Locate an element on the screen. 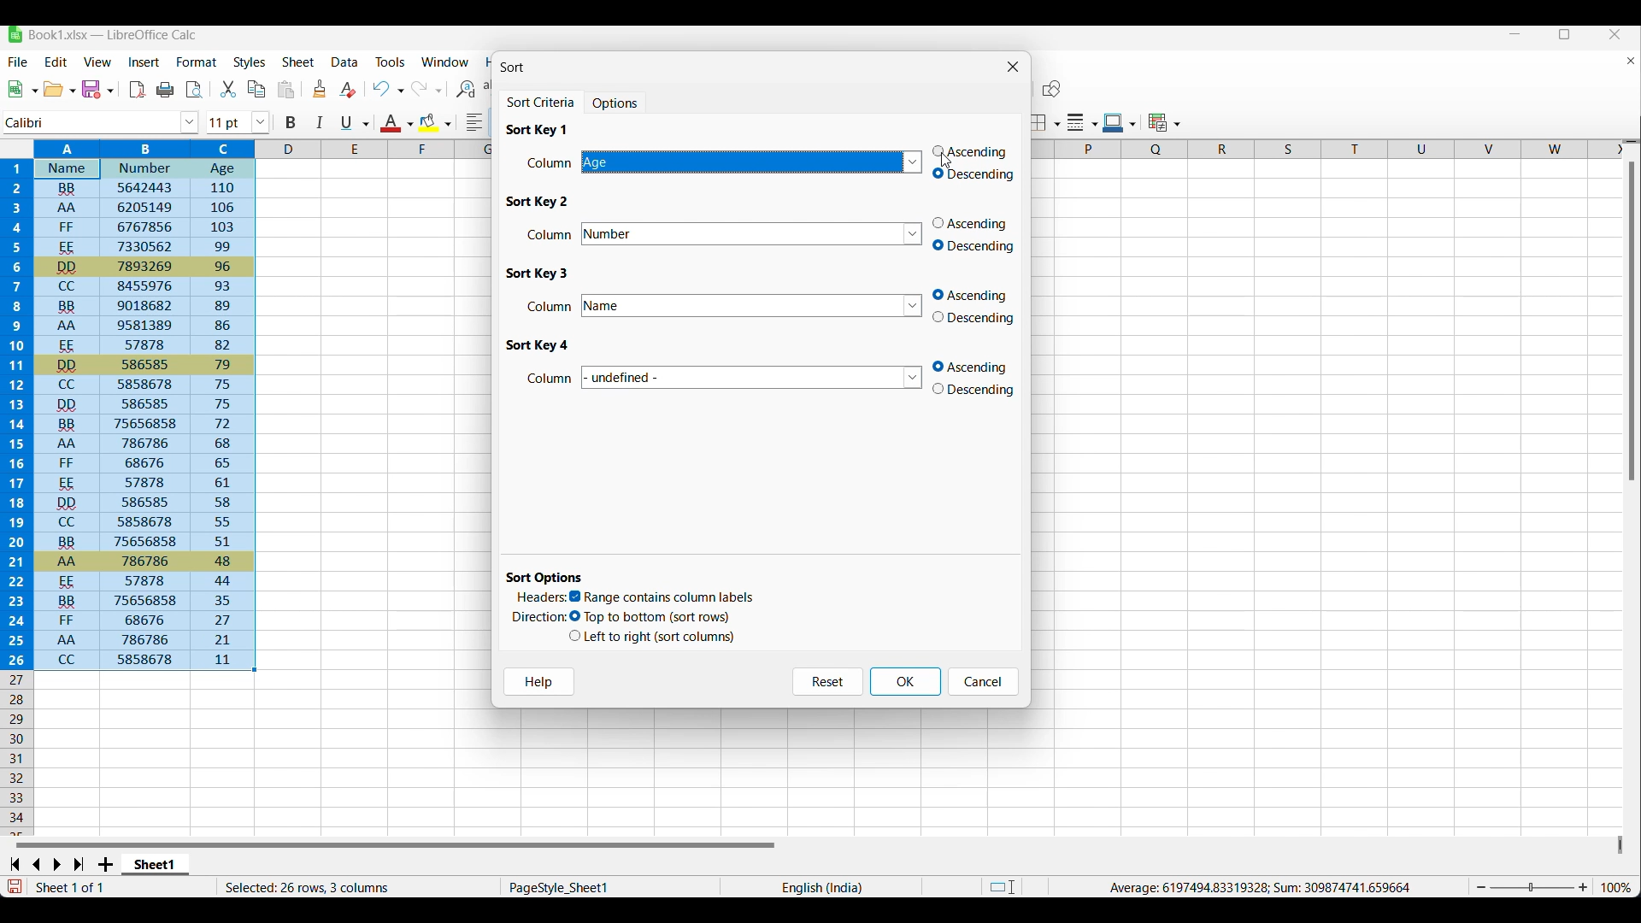  Current border color and other border color options is located at coordinates (1120, 123).